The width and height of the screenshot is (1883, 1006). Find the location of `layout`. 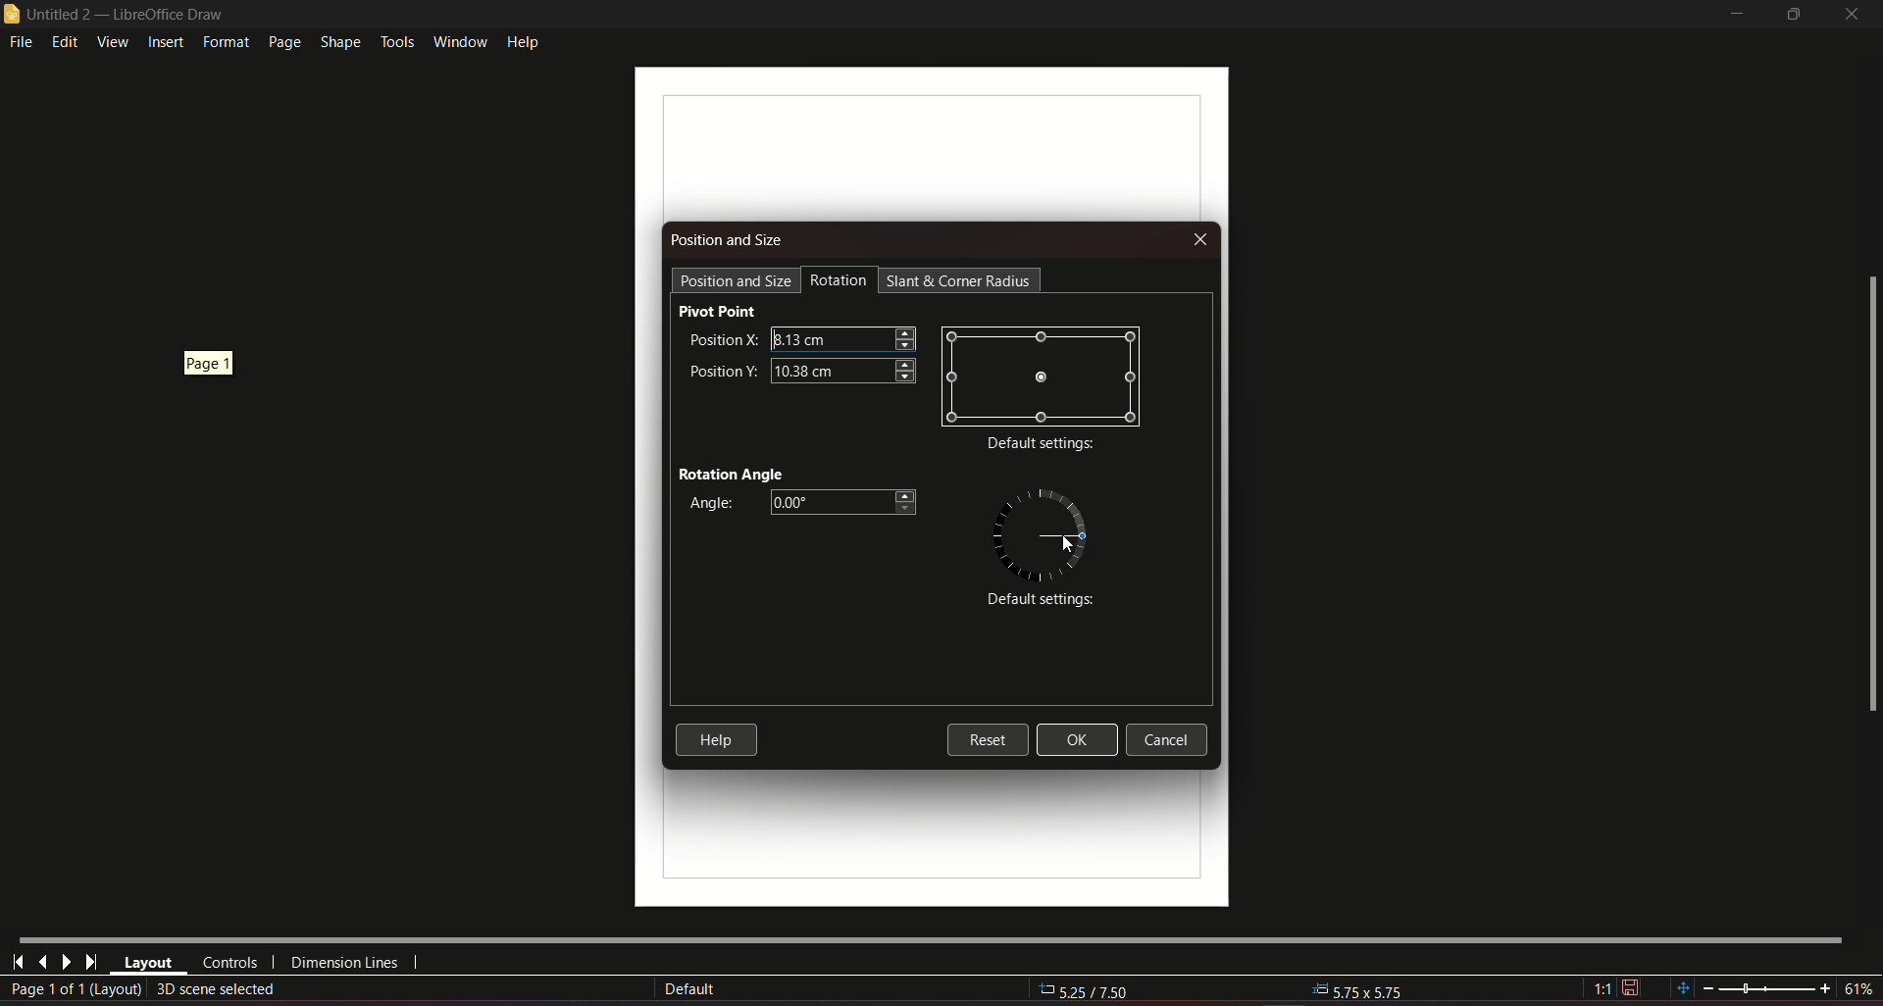

layout is located at coordinates (148, 964).